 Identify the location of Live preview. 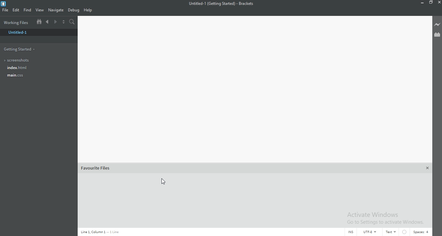
(436, 25).